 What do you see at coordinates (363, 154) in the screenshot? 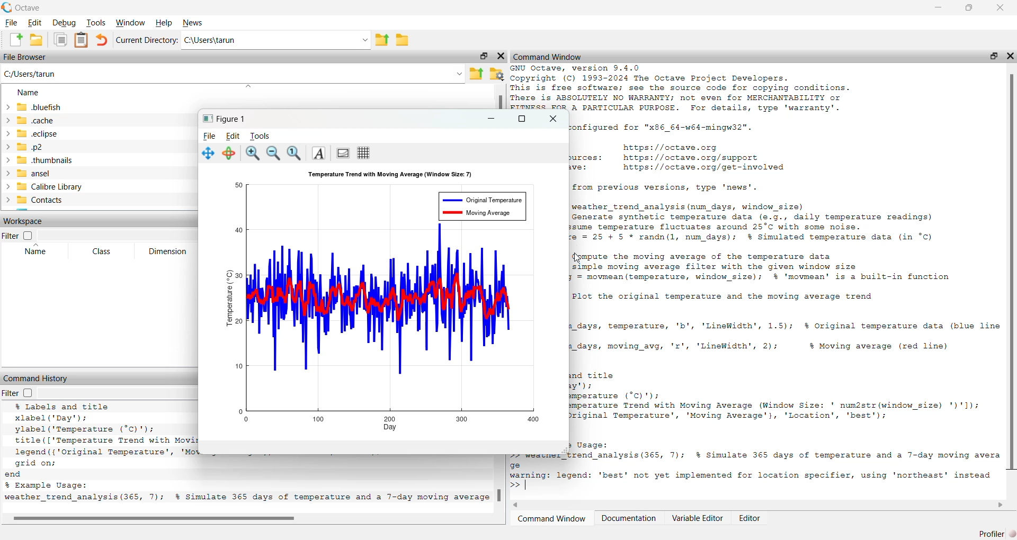
I see `Grid` at bounding box center [363, 154].